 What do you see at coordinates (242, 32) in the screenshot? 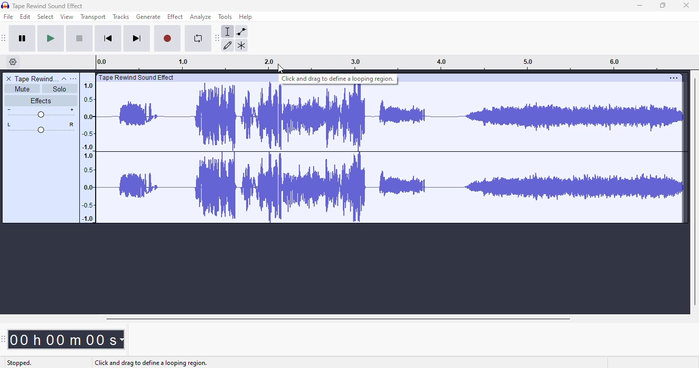
I see `envelope tool` at bounding box center [242, 32].